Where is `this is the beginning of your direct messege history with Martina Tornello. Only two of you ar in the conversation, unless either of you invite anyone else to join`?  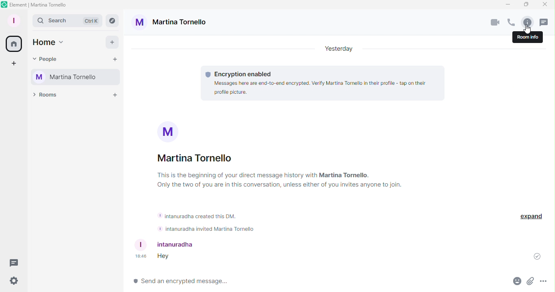
this is the beginning of your direct messege history with Martina Tornello. Only two of you ar in the conversation, unless either of you invite anyone else to join is located at coordinates (278, 180).